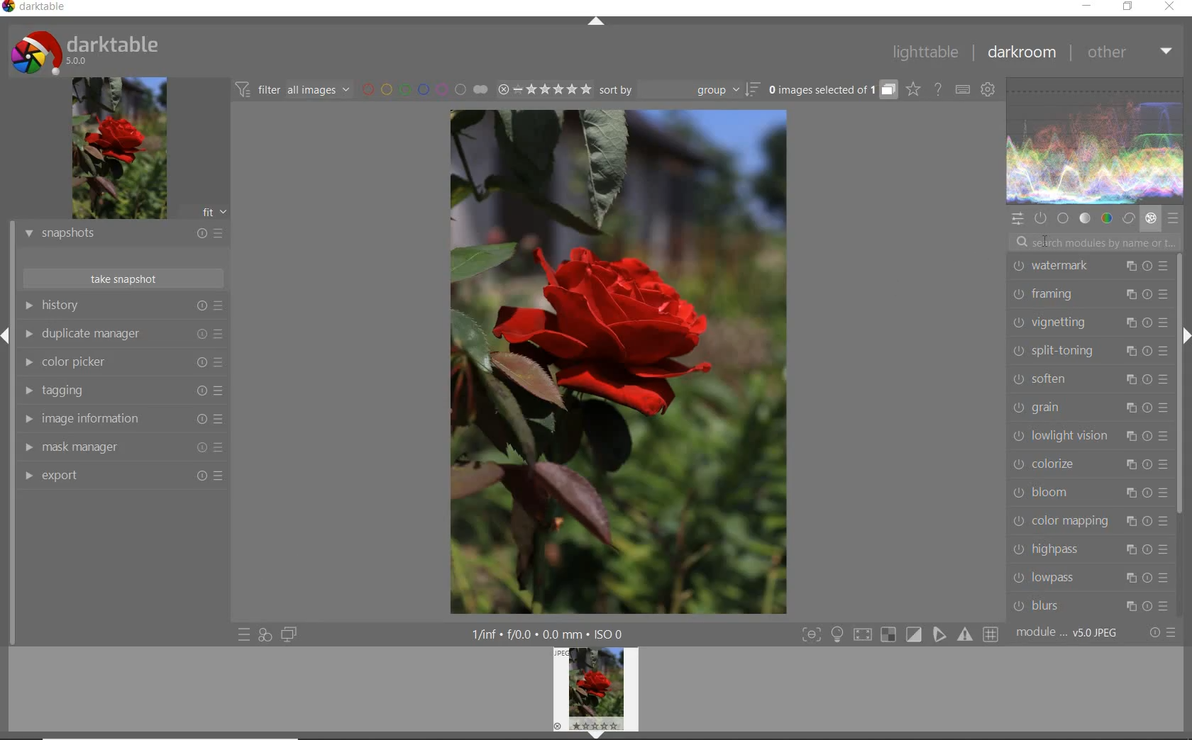  What do you see at coordinates (1088, 408) in the screenshot?
I see `grain` at bounding box center [1088, 408].